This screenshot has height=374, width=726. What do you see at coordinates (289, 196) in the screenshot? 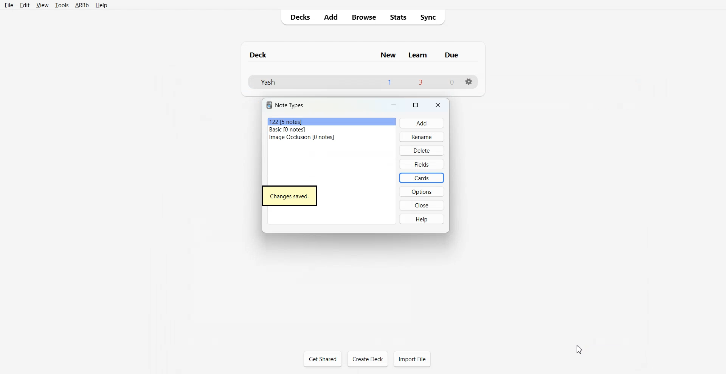
I see `Text` at bounding box center [289, 196].